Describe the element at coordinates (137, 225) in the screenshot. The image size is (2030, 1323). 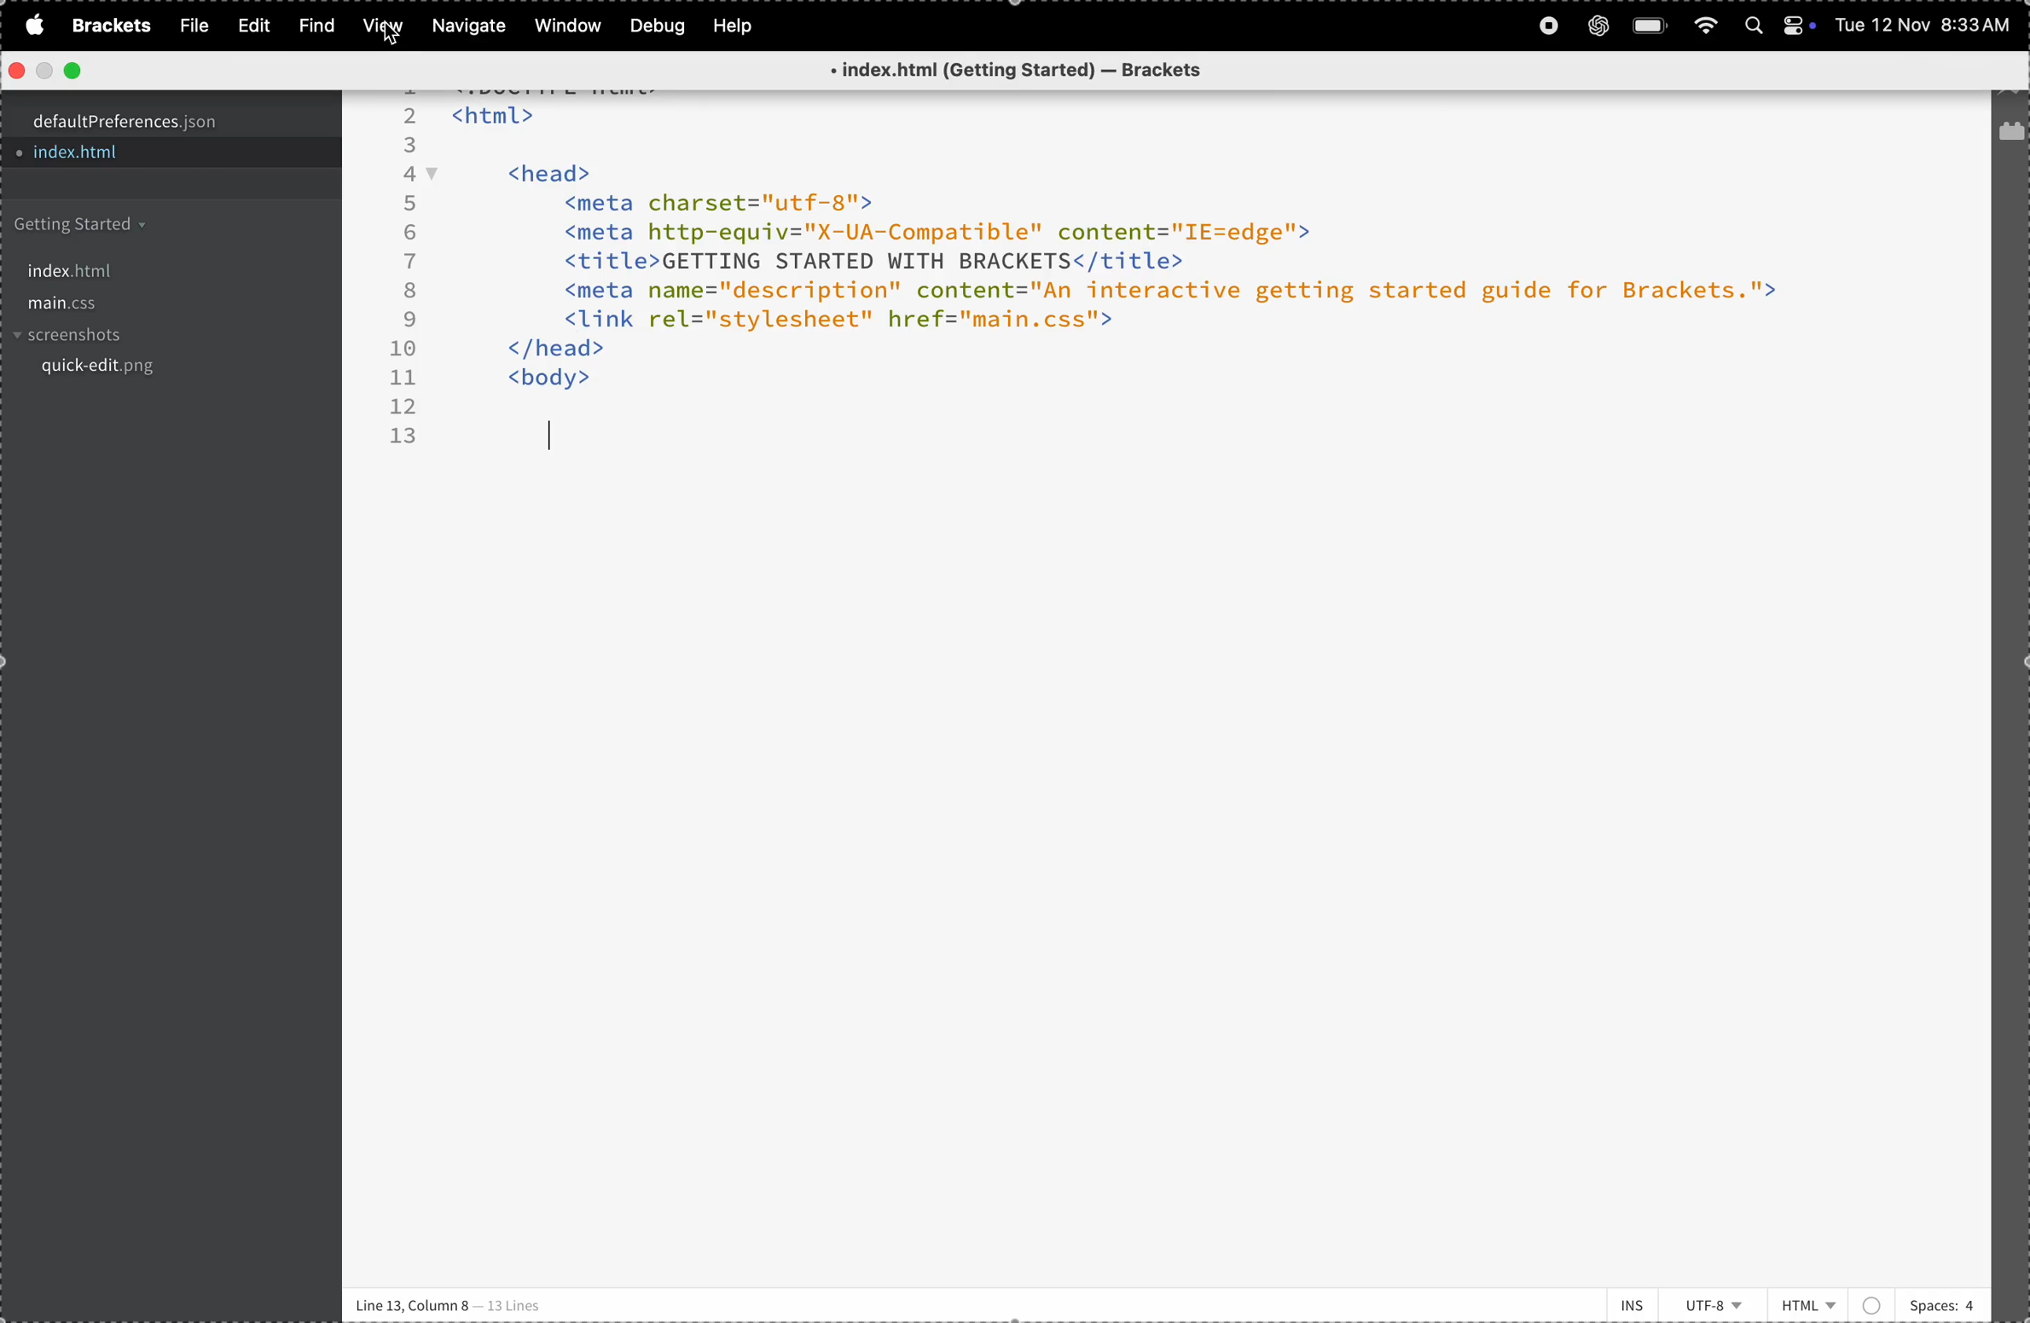
I see `getting started` at that location.